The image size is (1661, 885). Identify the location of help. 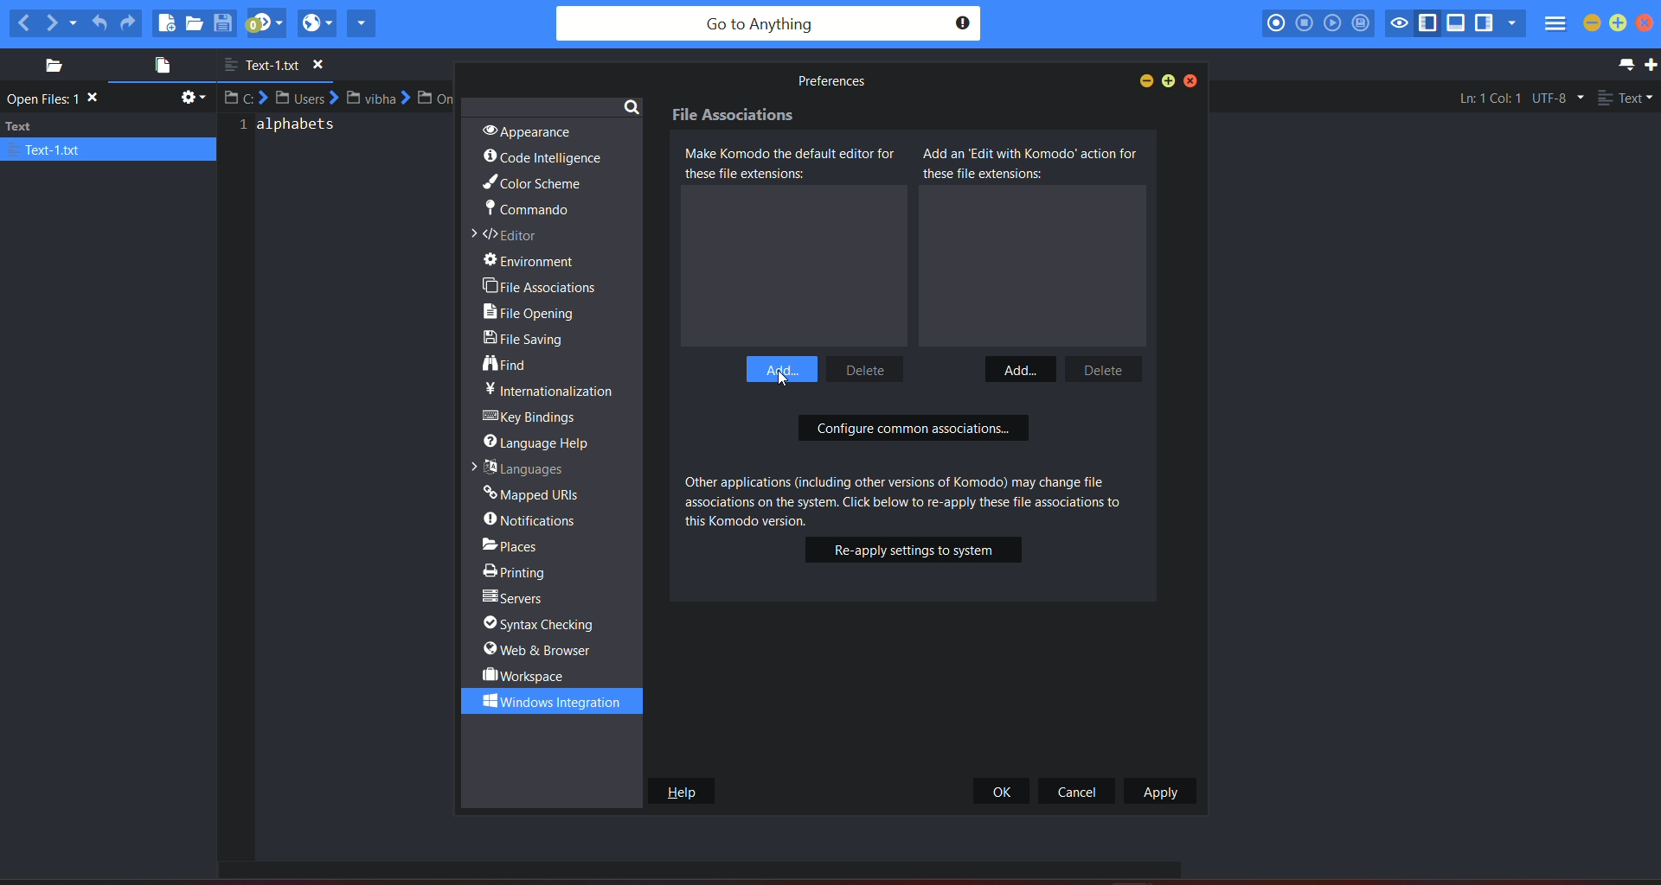
(680, 791).